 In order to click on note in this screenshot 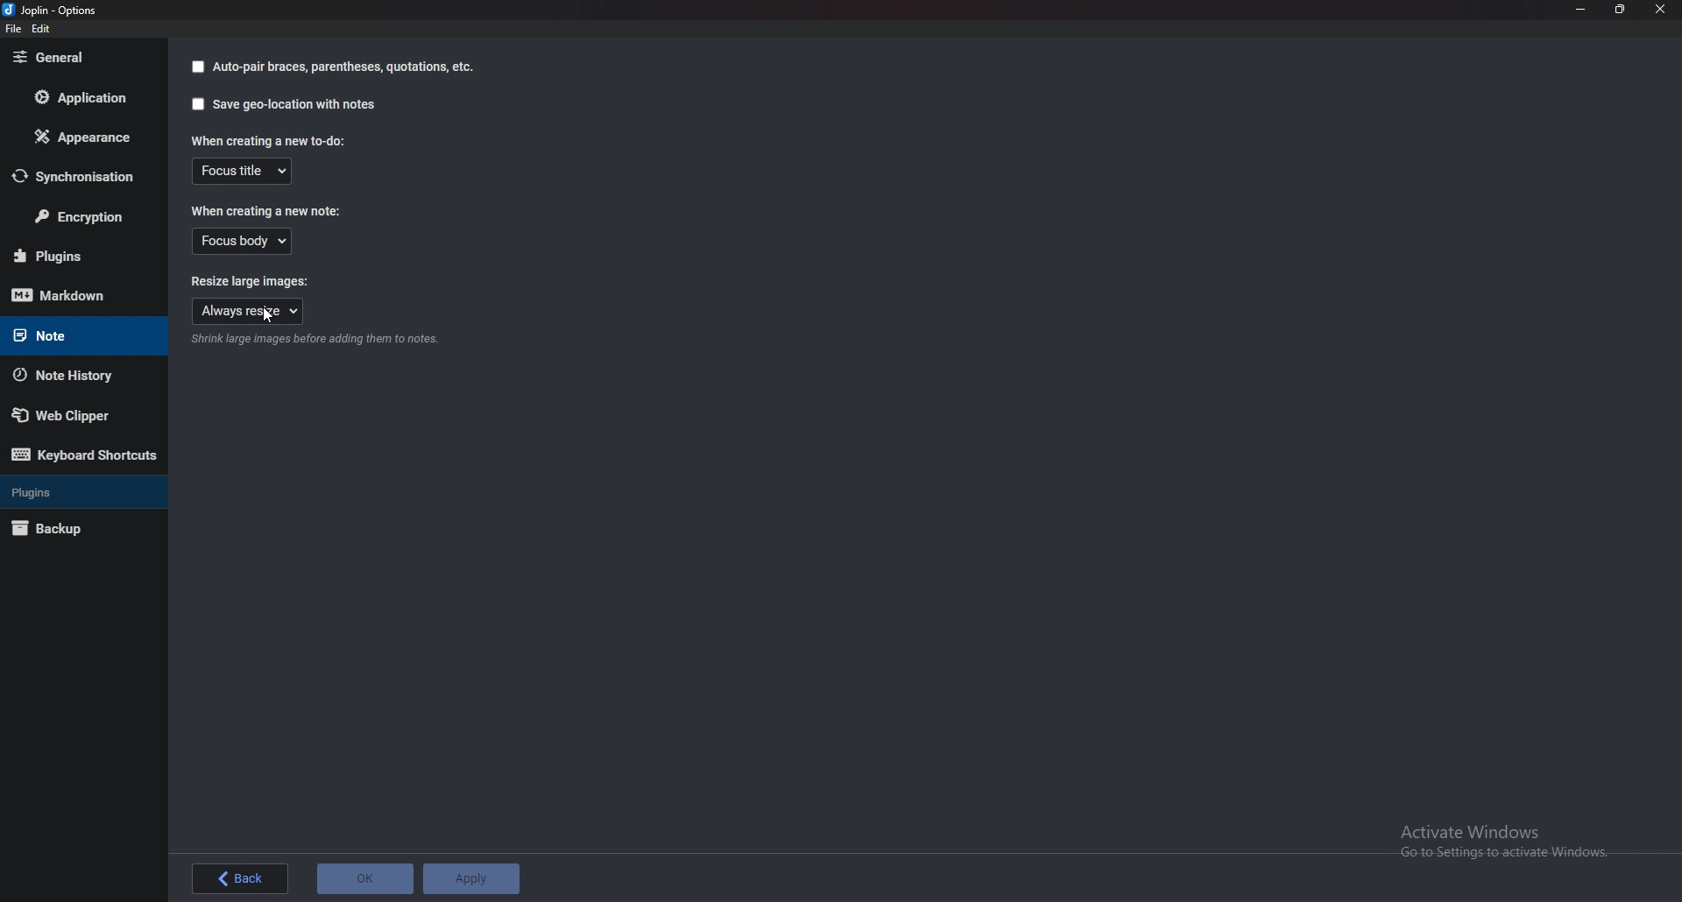, I will do `click(71, 334)`.